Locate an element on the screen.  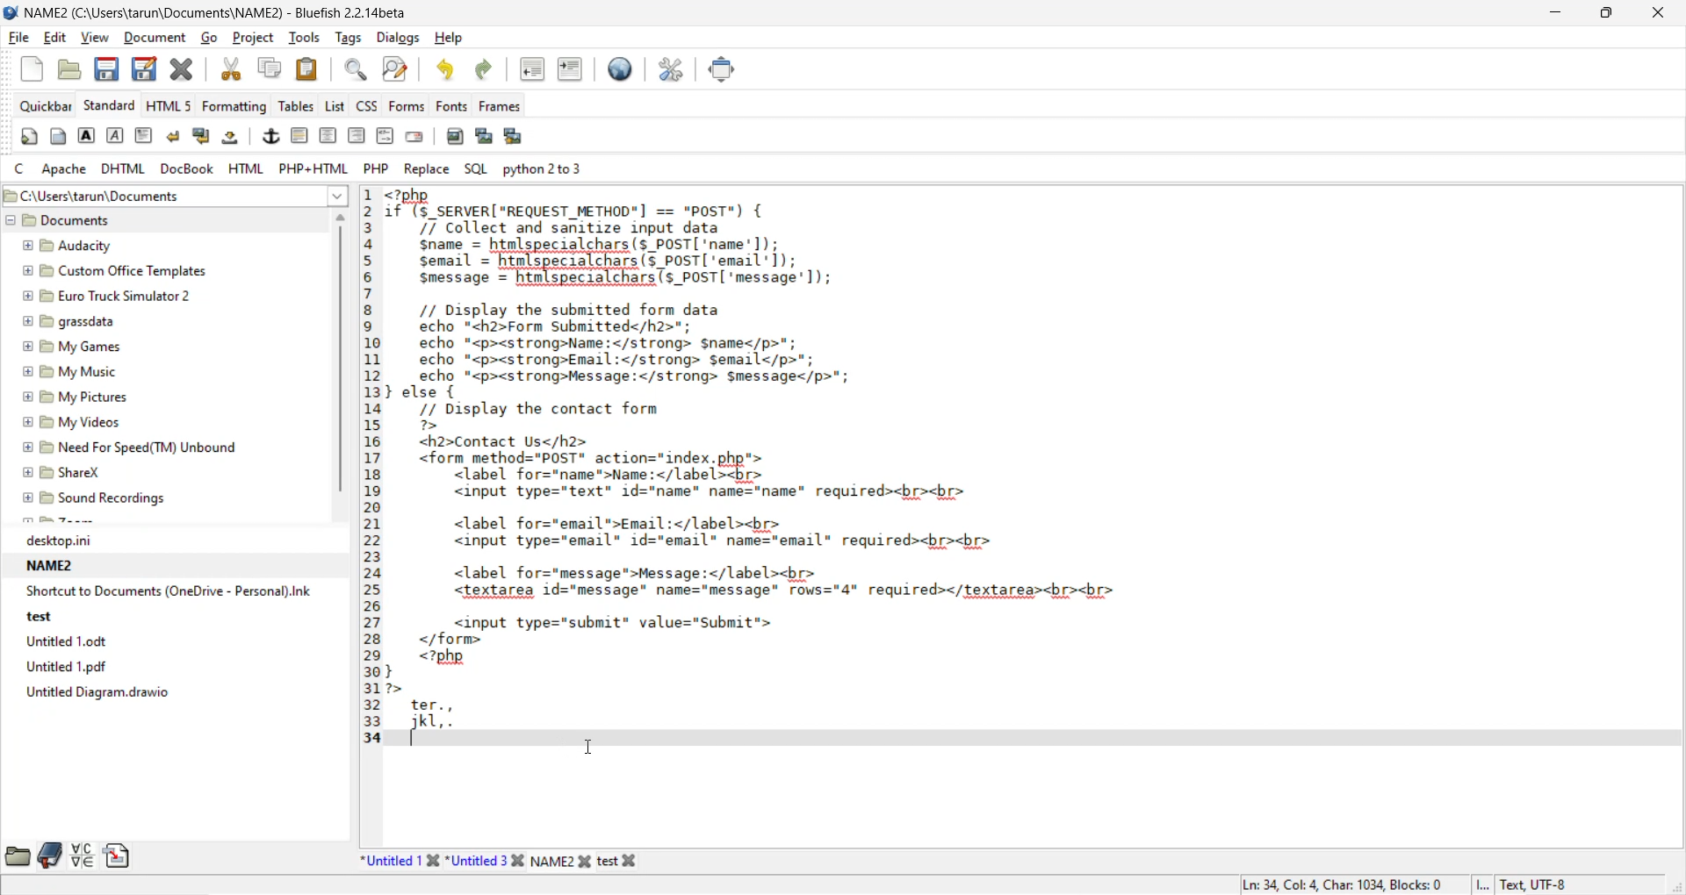
vertical scroll bar is located at coordinates (345, 360).